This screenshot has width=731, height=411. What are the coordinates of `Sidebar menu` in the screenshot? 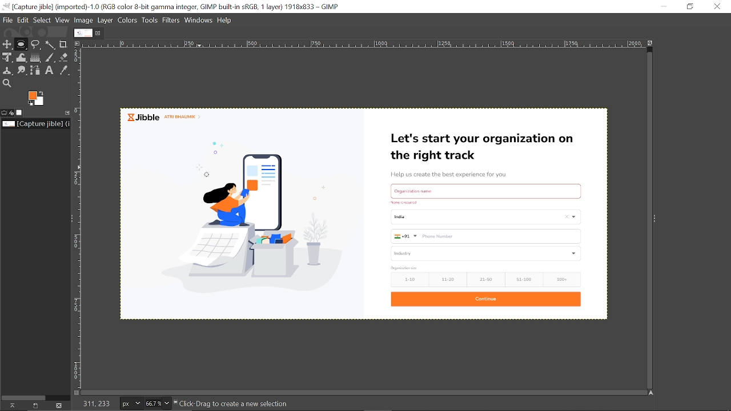 It's located at (69, 217).